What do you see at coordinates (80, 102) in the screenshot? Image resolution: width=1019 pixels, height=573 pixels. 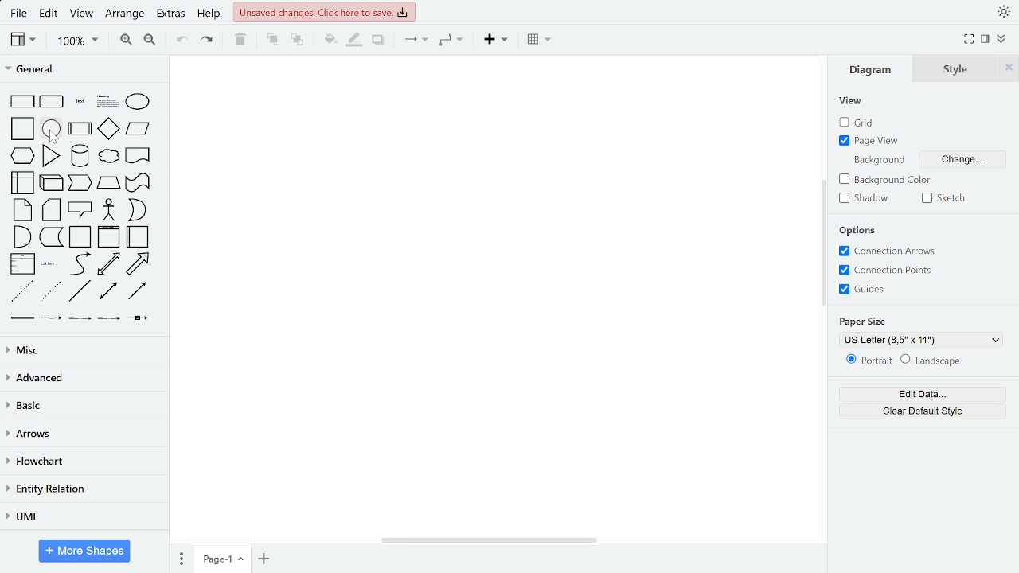 I see `text` at bounding box center [80, 102].